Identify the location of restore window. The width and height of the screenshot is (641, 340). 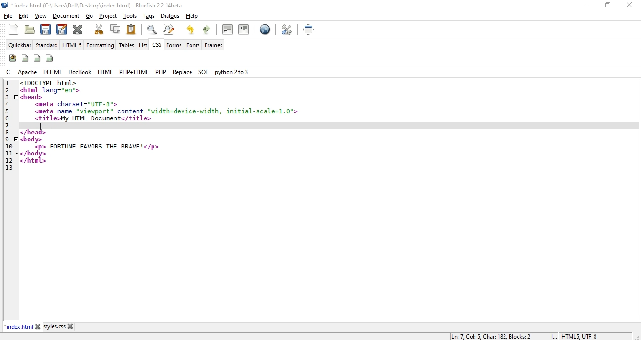
(606, 6).